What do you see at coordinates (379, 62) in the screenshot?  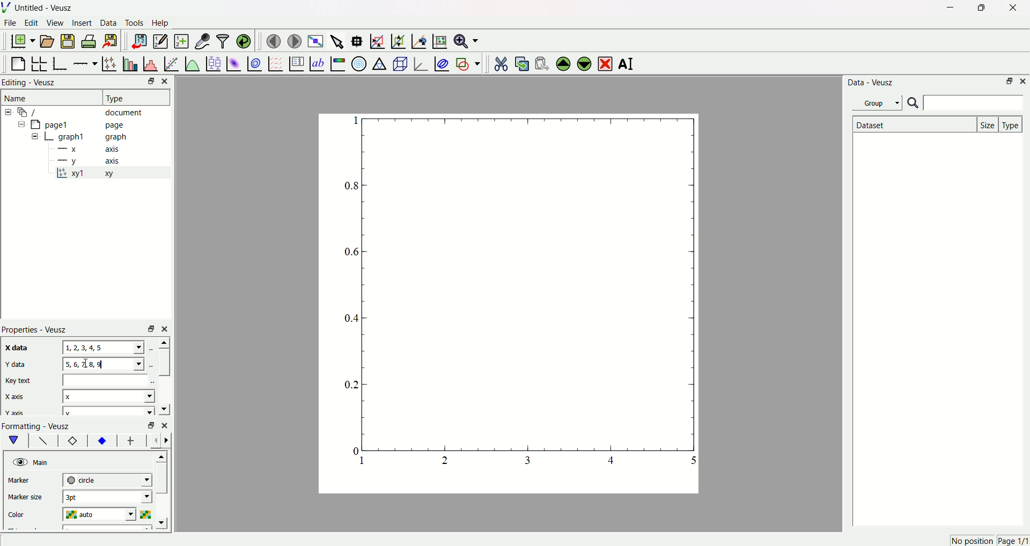 I see `ternary graphs` at bounding box center [379, 62].